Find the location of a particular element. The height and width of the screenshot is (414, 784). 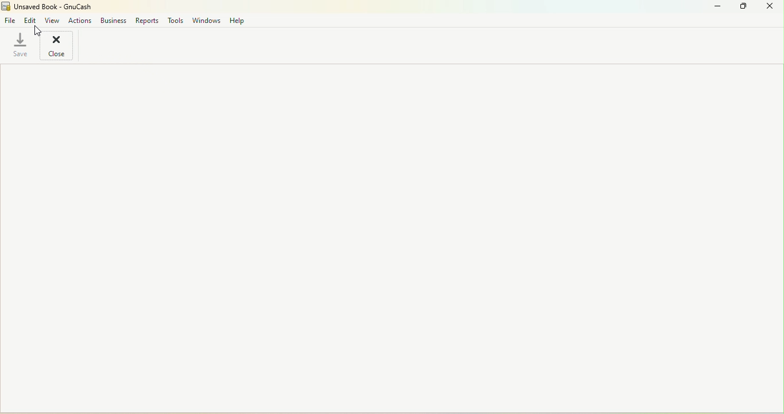

File is located at coordinates (10, 19).